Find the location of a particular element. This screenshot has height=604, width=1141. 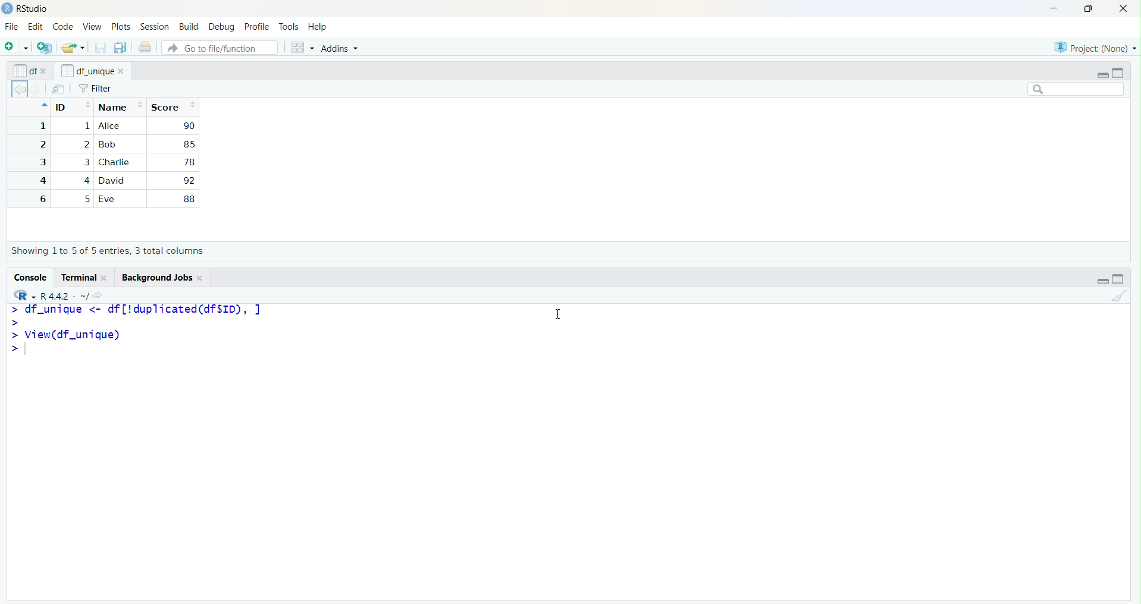

file search is located at coordinates (221, 47).